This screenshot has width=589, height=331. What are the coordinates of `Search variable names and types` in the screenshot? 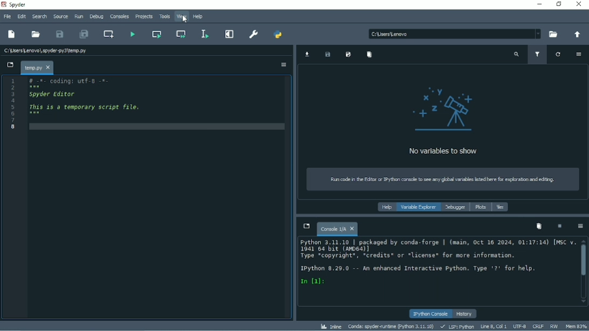 It's located at (516, 55).